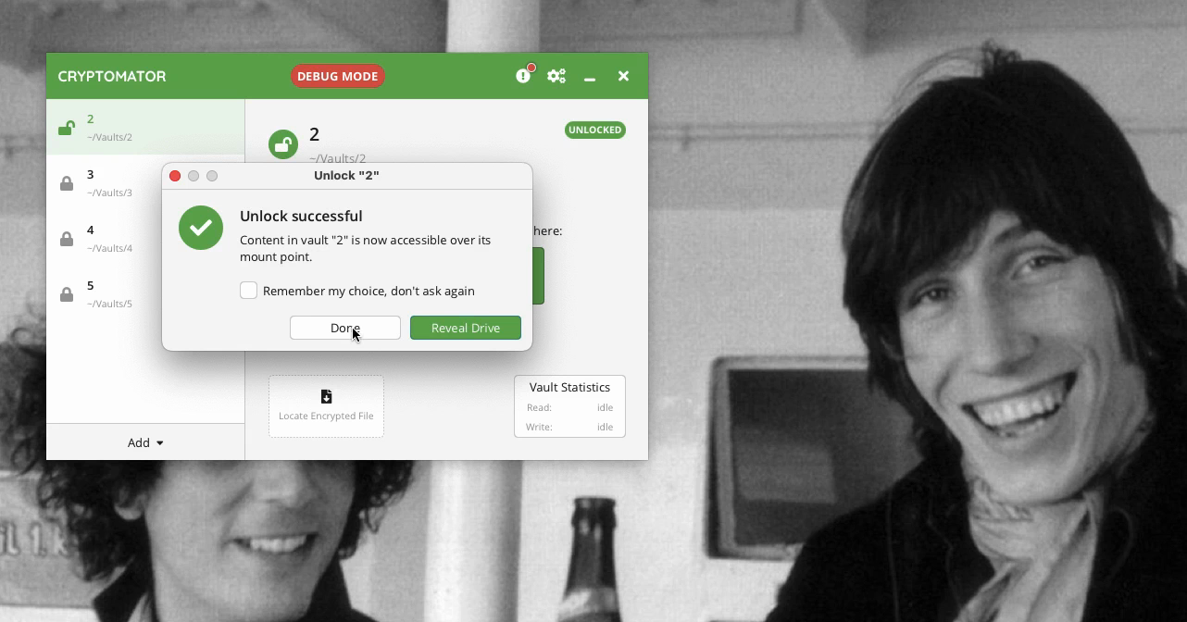 This screenshot has width=1187, height=622. I want to click on Reveal Drive, so click(467, 329).